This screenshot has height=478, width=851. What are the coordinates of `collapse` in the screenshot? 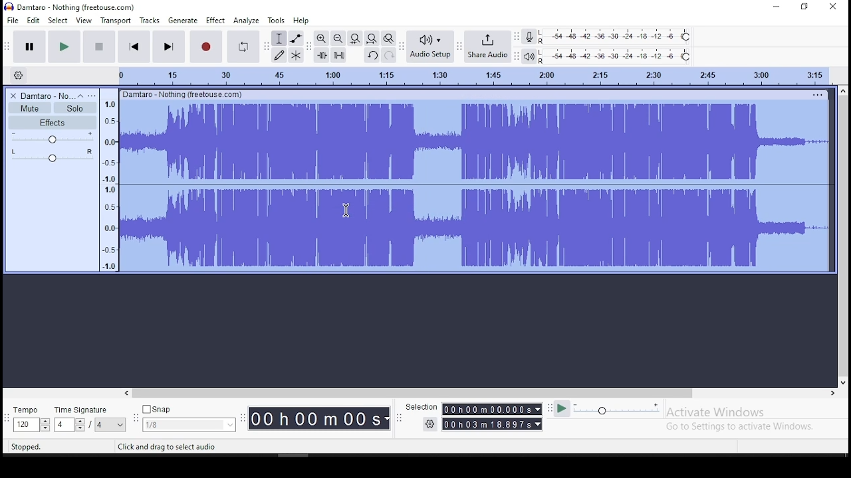 It's located at (80, 96).